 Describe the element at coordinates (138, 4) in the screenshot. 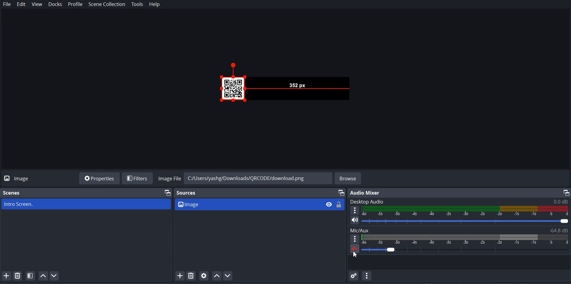

I see `Tools` at that location.